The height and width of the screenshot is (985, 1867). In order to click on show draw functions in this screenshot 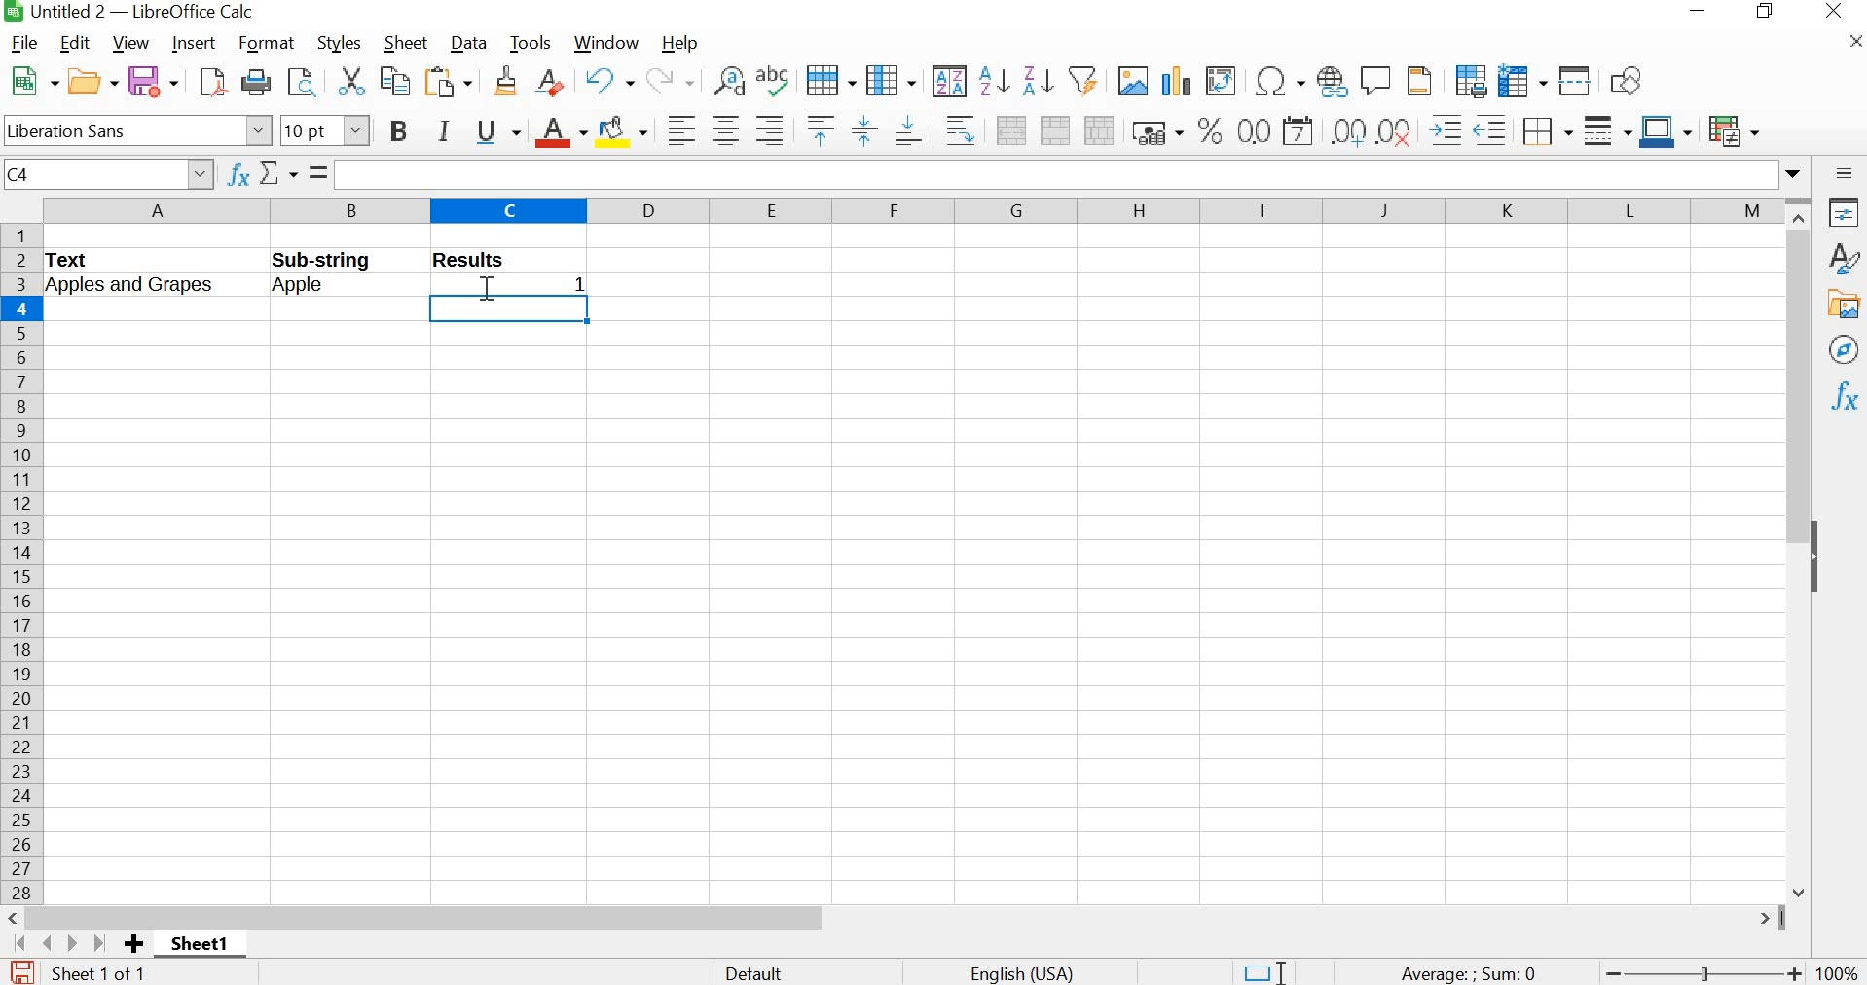, I will do `click(1629, 80)`.